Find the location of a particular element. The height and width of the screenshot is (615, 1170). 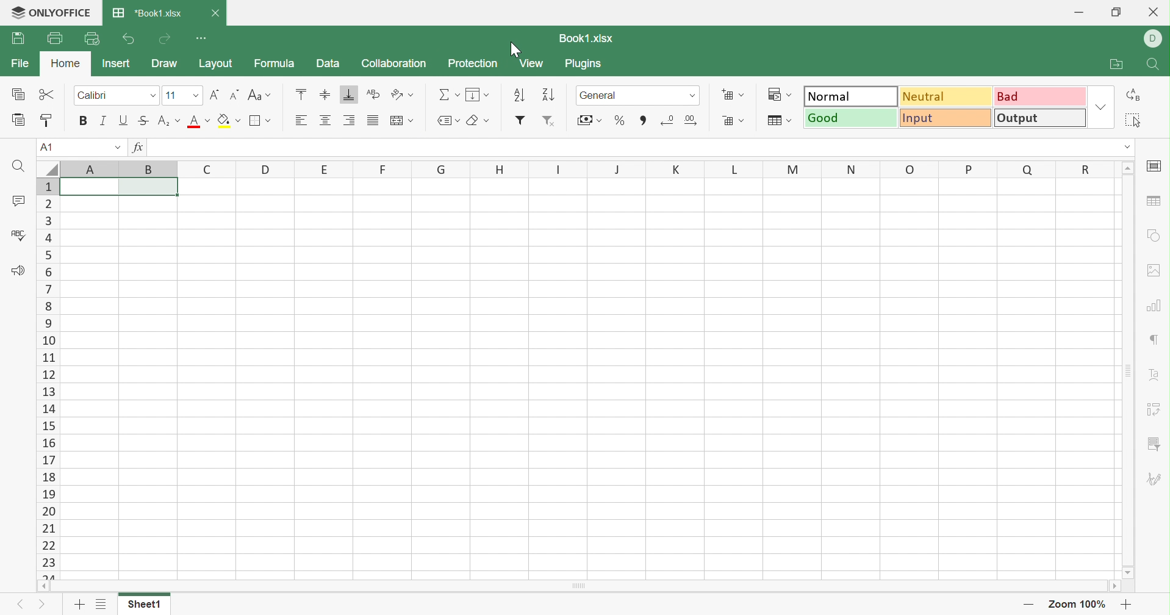

Redo is located at coordinates (164, 40).